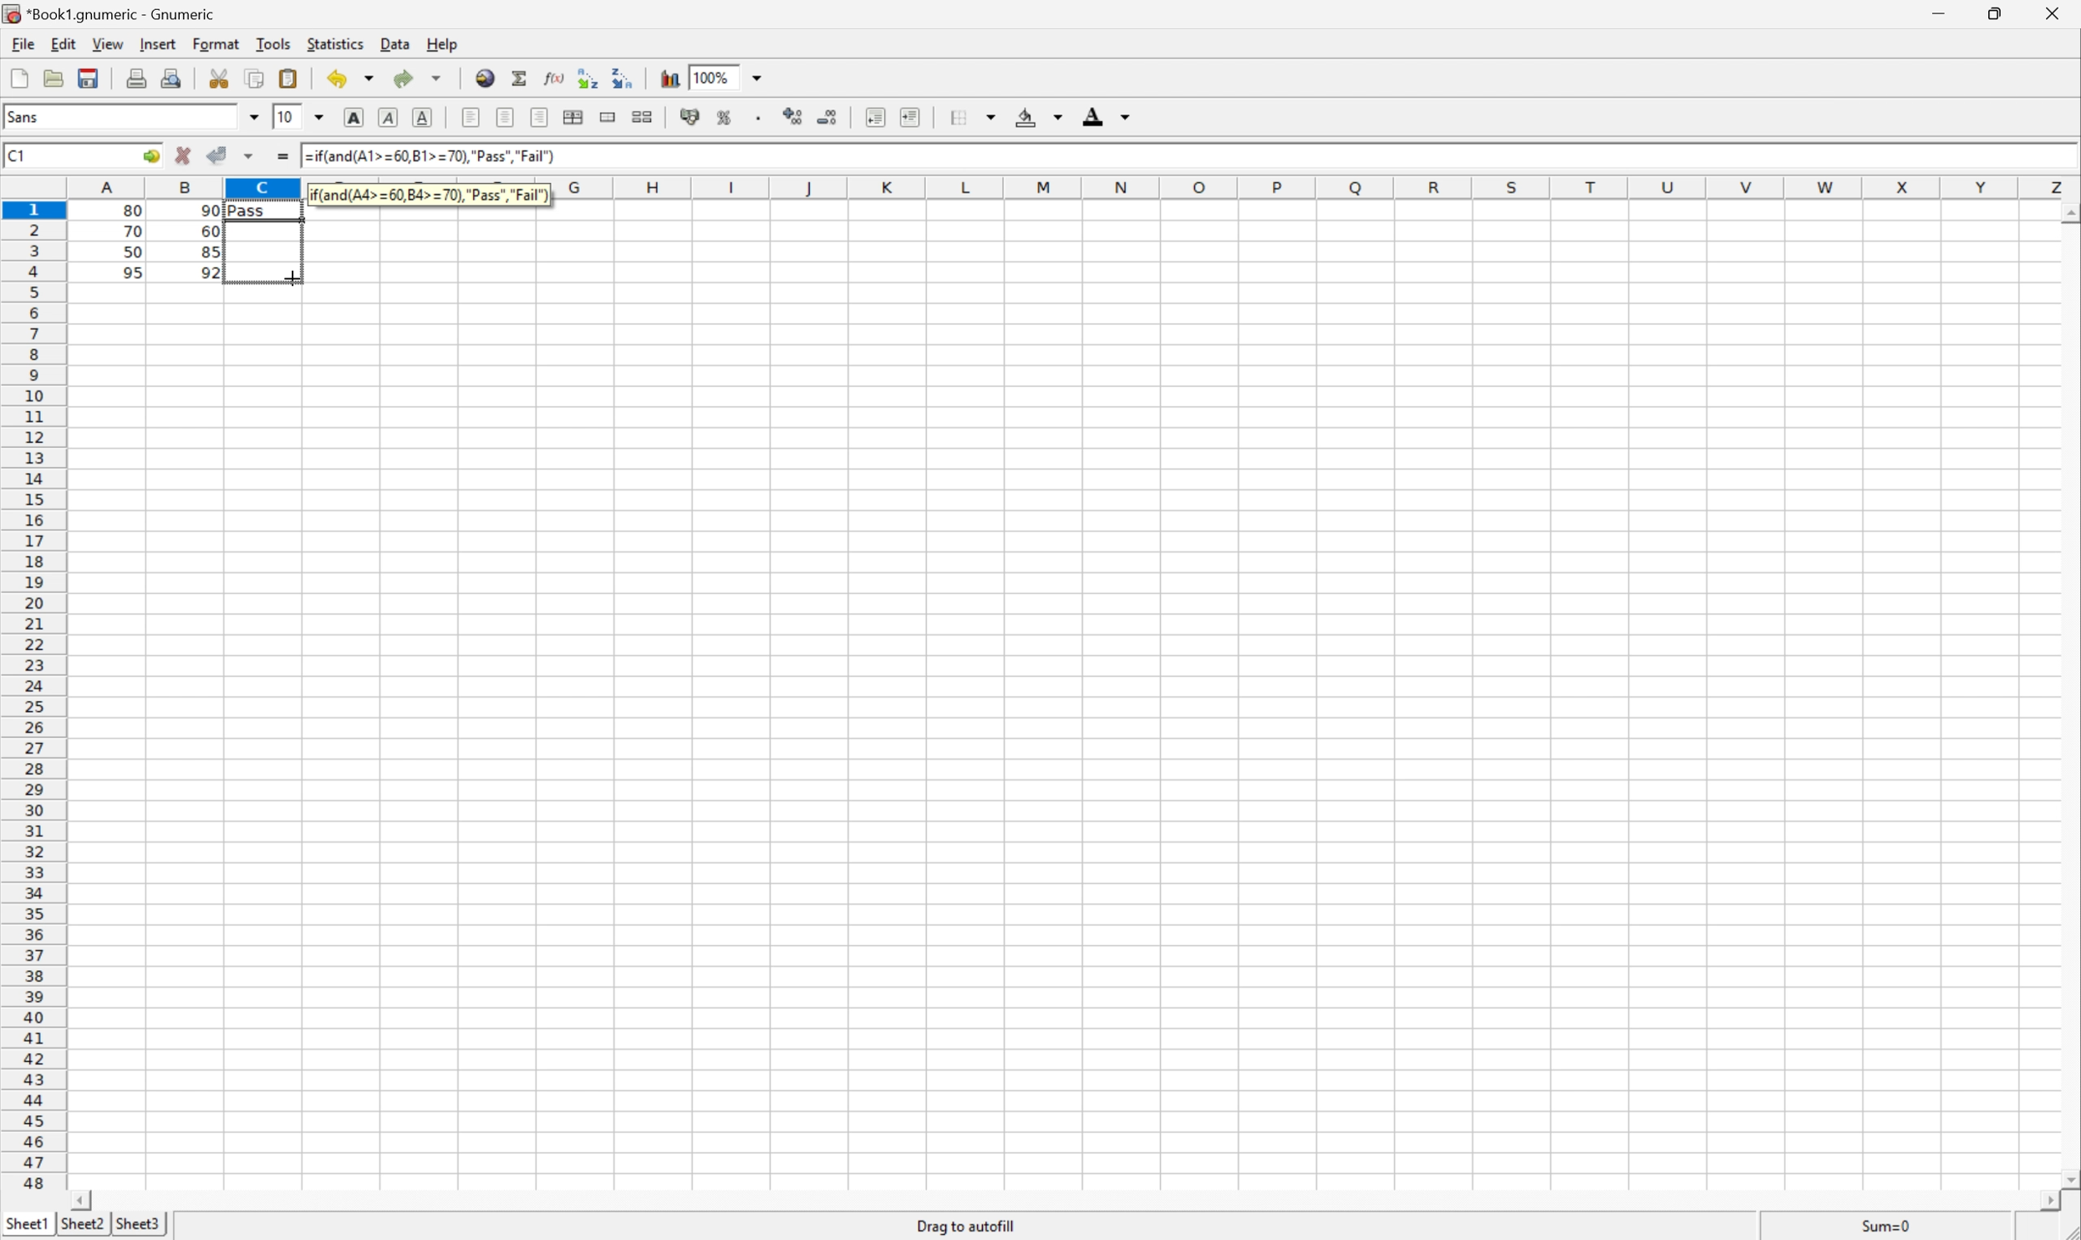 This screenshot has height=1240, width=2081. I want to click on Background, so click(1040, 117).